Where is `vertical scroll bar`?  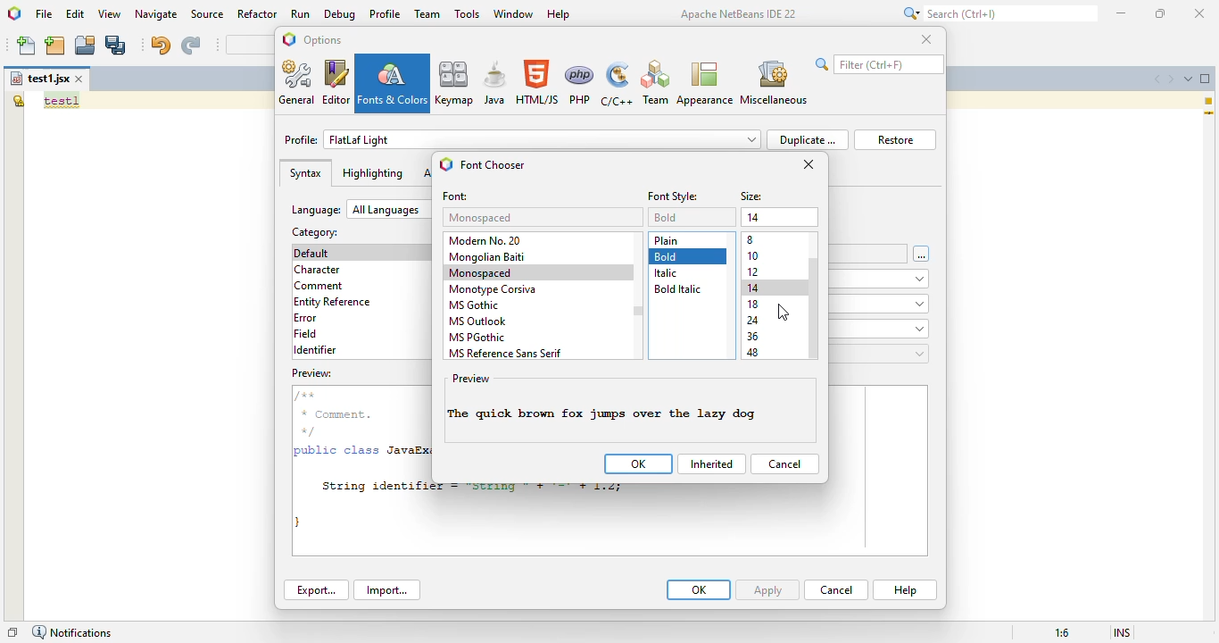
vertical scroll bar is located at coordinates (638, 310).